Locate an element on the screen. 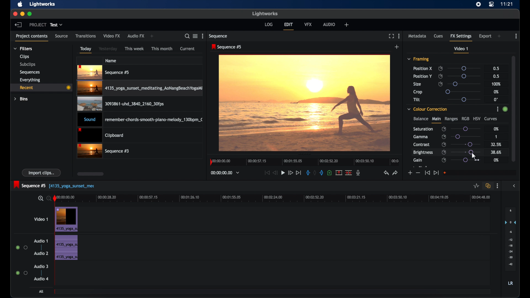 The image size is (530, 298). jump to start is located at coordinates (266, 172).